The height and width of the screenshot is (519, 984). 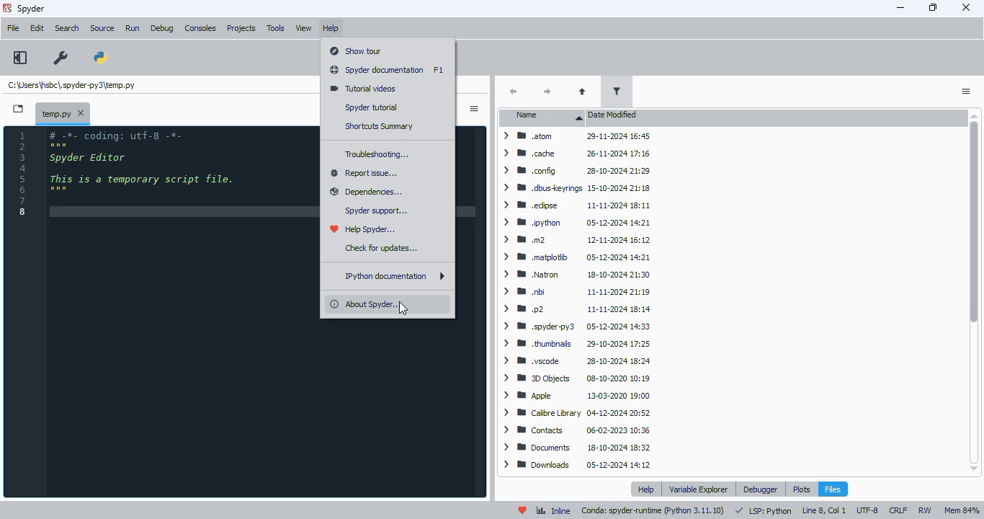 I want to click on shortcut for spyder documentation, so click(x=439, y=70).